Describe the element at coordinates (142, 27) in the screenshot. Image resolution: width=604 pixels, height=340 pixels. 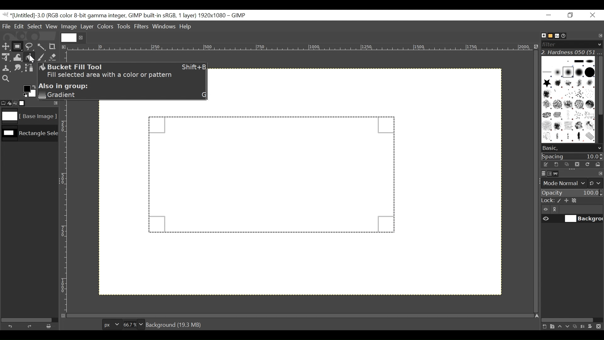
I see `Filters` at that location.